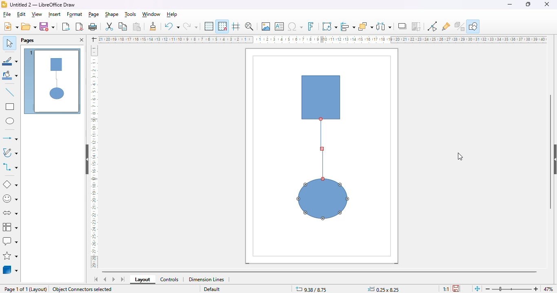 Image resolution: width=557 pixels, height=293 pixels. I want to click on export directly as PDF, so click(80, 26).